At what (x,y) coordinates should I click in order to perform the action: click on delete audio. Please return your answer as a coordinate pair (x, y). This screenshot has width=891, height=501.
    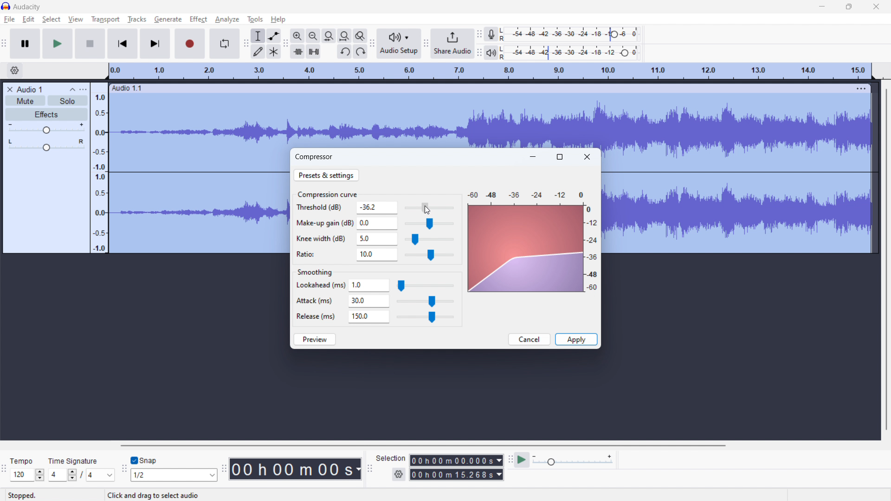
    Looking at the image, I should click on (9, 90).